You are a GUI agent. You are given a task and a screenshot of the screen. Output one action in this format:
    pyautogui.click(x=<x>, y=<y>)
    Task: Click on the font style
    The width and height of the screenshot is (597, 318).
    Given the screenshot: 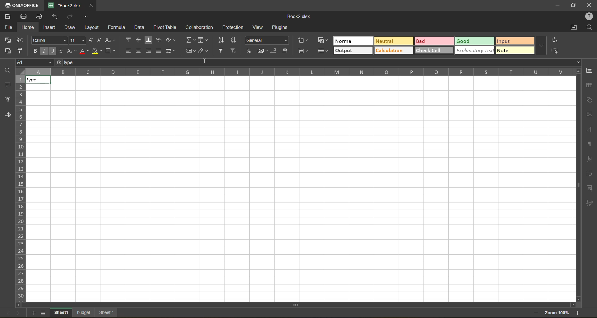 What is the action you would take?
    pyautogui.click(x=48, y=39)
    